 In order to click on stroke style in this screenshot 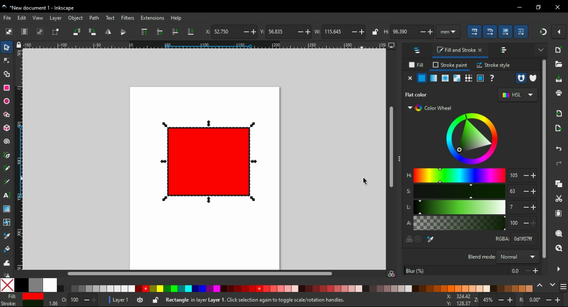, I will do `click(493, 65)`.